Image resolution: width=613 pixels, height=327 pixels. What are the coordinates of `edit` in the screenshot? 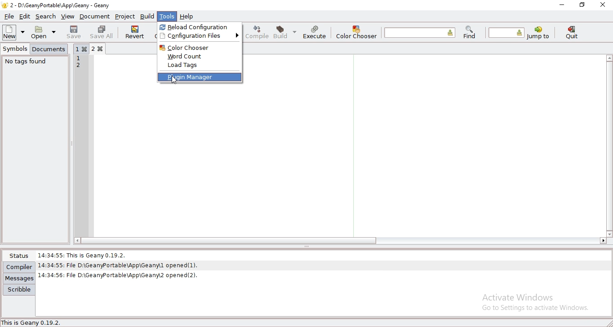 It's located at (26, 16).